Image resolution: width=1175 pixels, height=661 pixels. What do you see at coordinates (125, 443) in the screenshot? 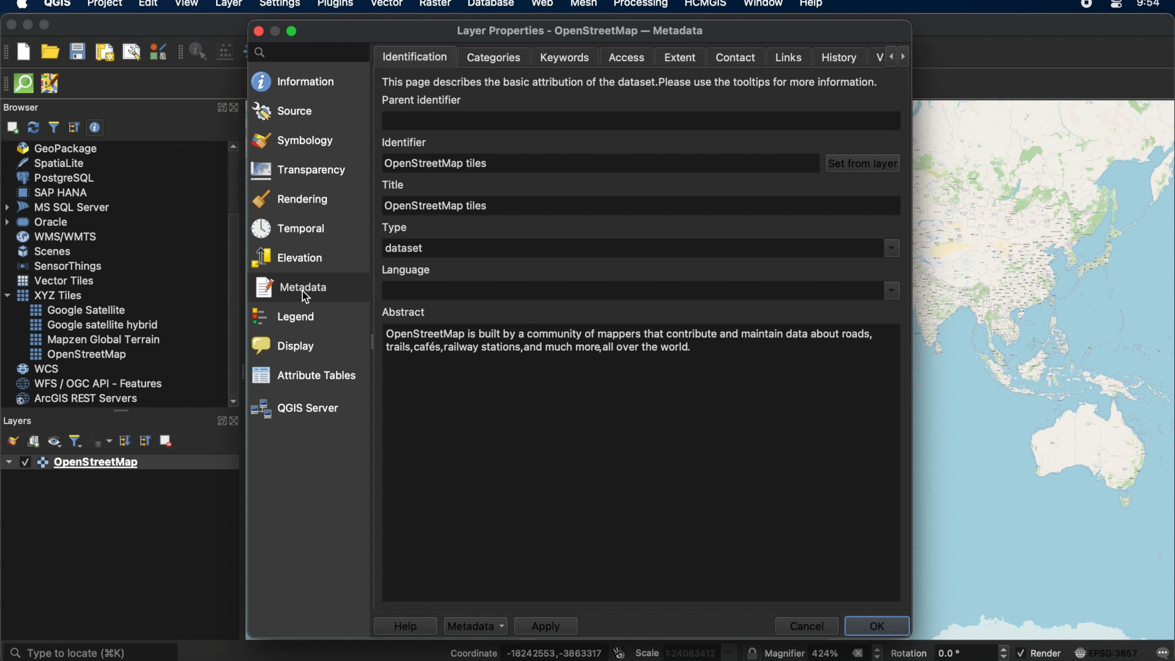
I see `expand all` at bounding box center [125, 443].